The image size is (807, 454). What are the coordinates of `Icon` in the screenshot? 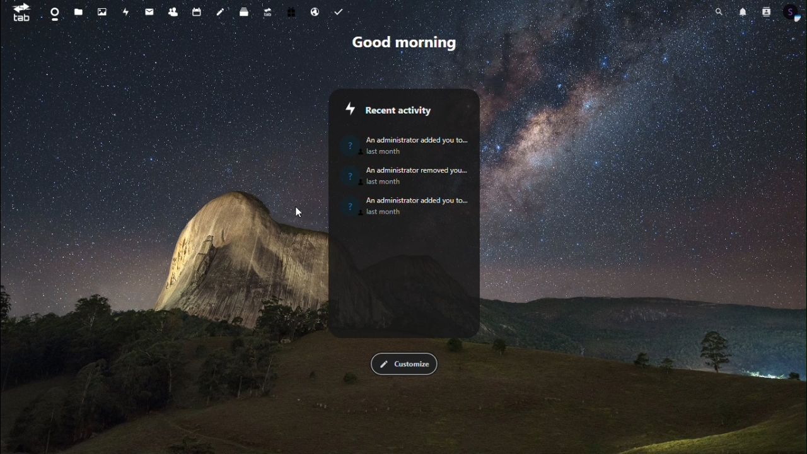 It's located at (347, 109).